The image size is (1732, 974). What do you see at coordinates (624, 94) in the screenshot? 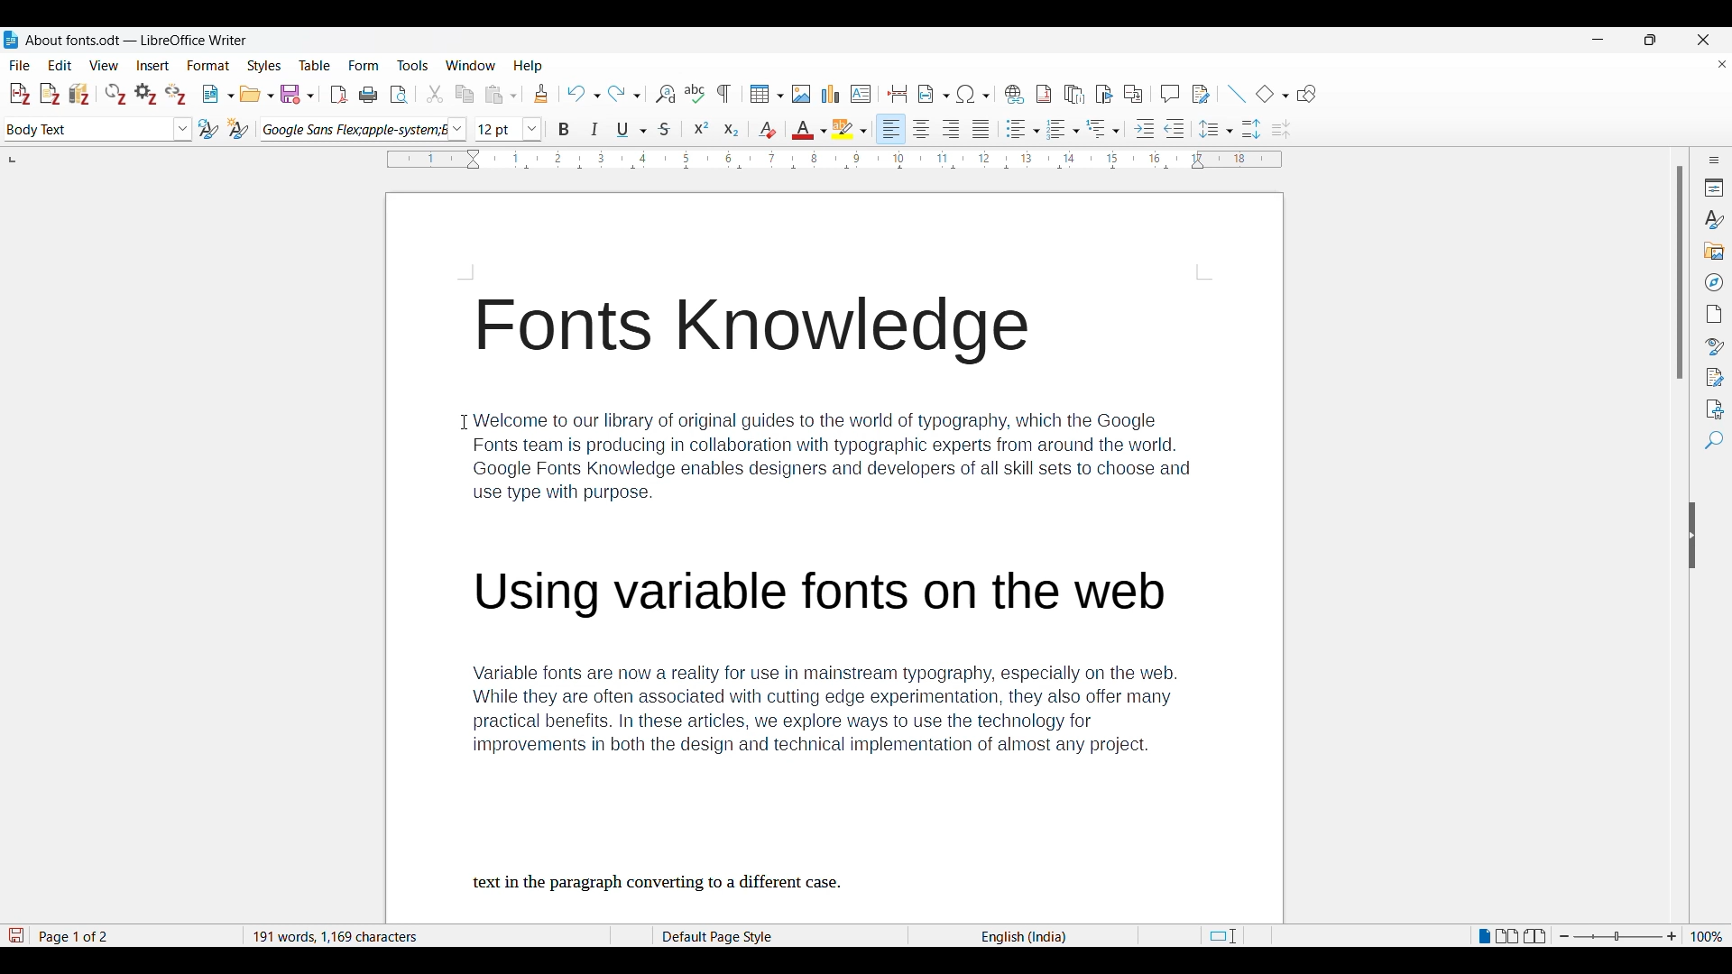
I see `Redo` at bounding box center [624, 94].